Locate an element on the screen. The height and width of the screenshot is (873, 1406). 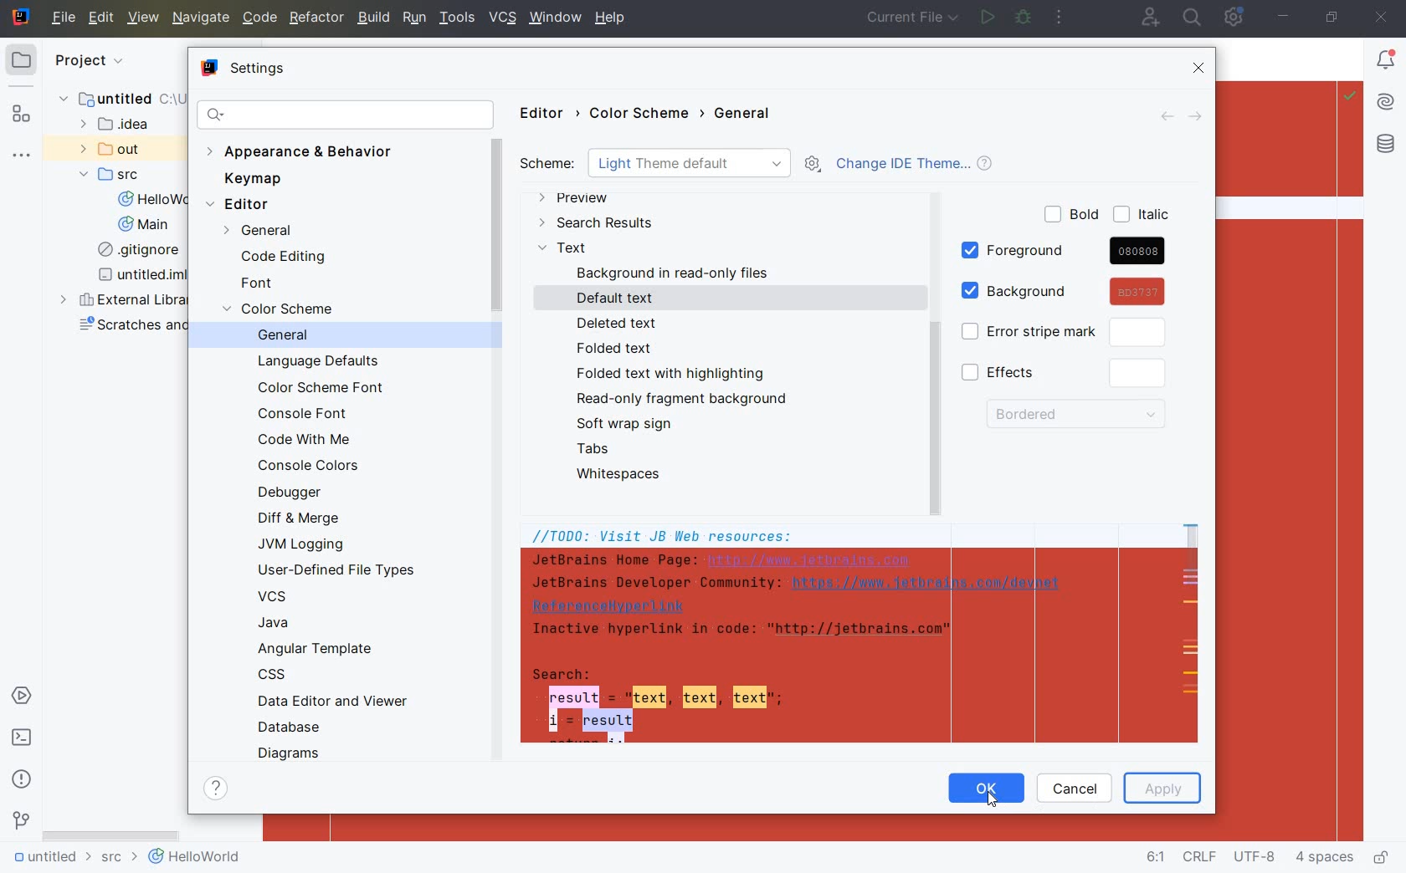
window is located at coordinates (555, 19).